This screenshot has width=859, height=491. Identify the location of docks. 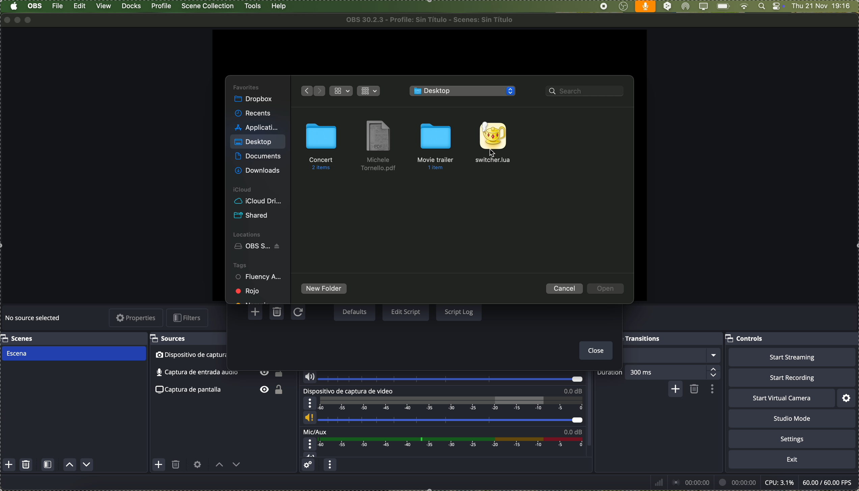
(132, 6).